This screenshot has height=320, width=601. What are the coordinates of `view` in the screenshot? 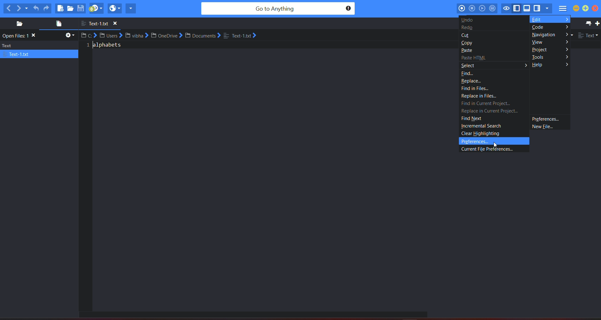 It's located at (539, 42).